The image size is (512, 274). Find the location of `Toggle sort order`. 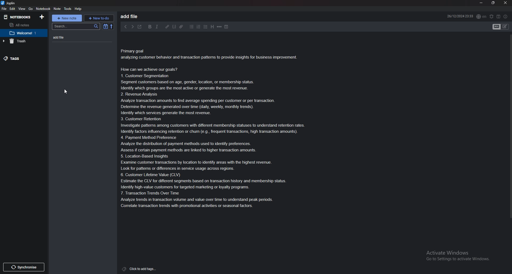

Toggle sort order is located at coordinates (106, 26).